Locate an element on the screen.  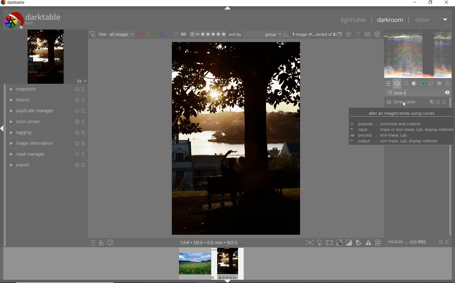
quick access for applying any of your styles is located at coordinates (101, 243).